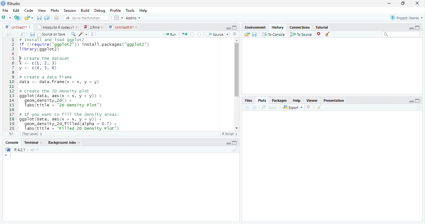 This screenshot has height=224, width=425. What do you see at coordinates (91, 27) in the screenshot?
I see `2Rmd` at bounding box center [91, 27].